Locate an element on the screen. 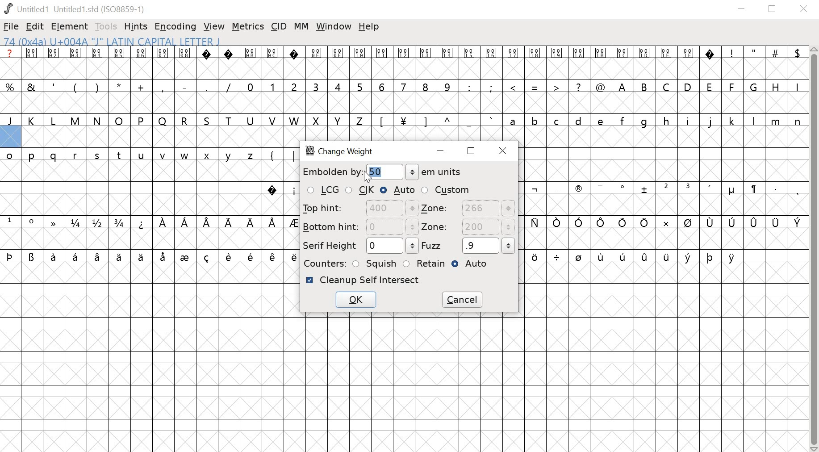 Image resolution: width=819 pixels, height=452 pixels. special characters is located at coordinates (761, 53).